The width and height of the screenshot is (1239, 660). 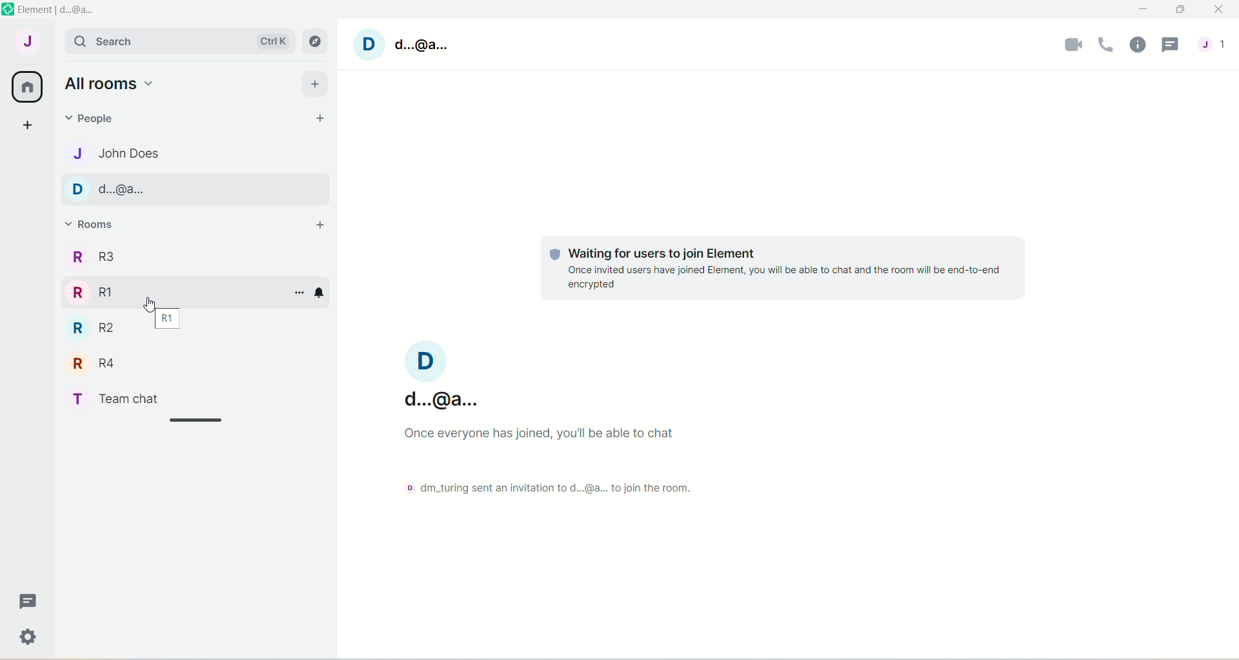 I want to click on dm_turing sent an intivation to d....@a...to join the room., so click(x=552, y=488).